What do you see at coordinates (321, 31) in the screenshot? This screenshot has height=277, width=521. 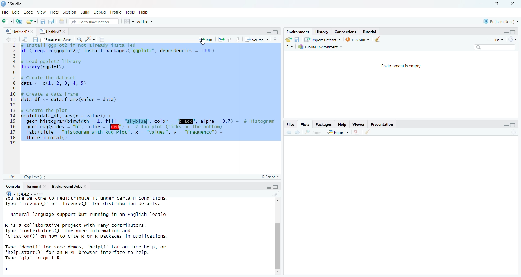 I see `History` at bounding box center [321, 31].